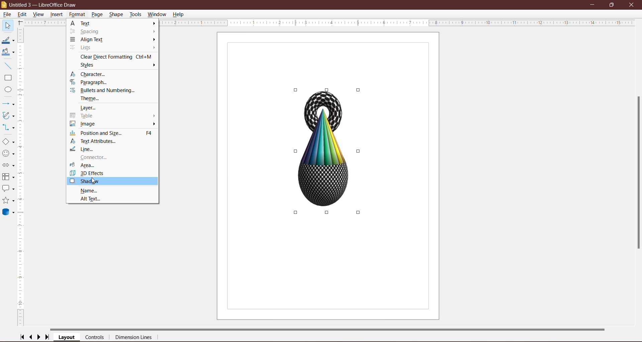 The image size is (642, 342). I want to click on Minimize, so click(593, 4).